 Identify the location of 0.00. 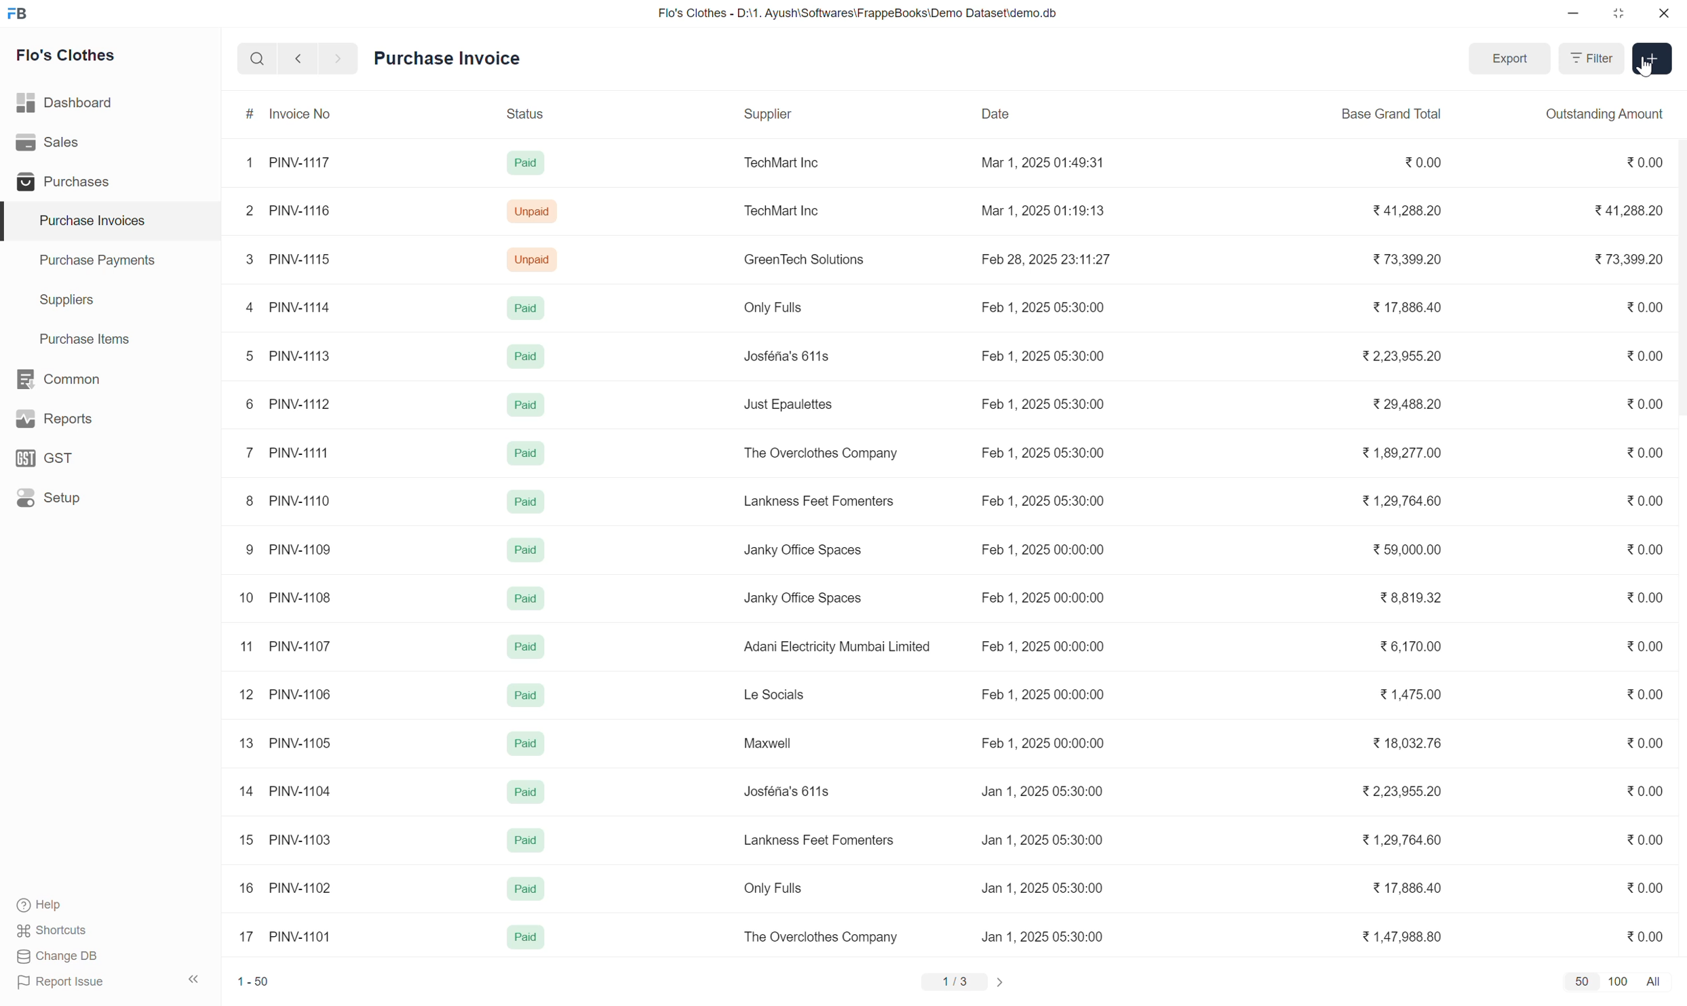
(1644, 742).